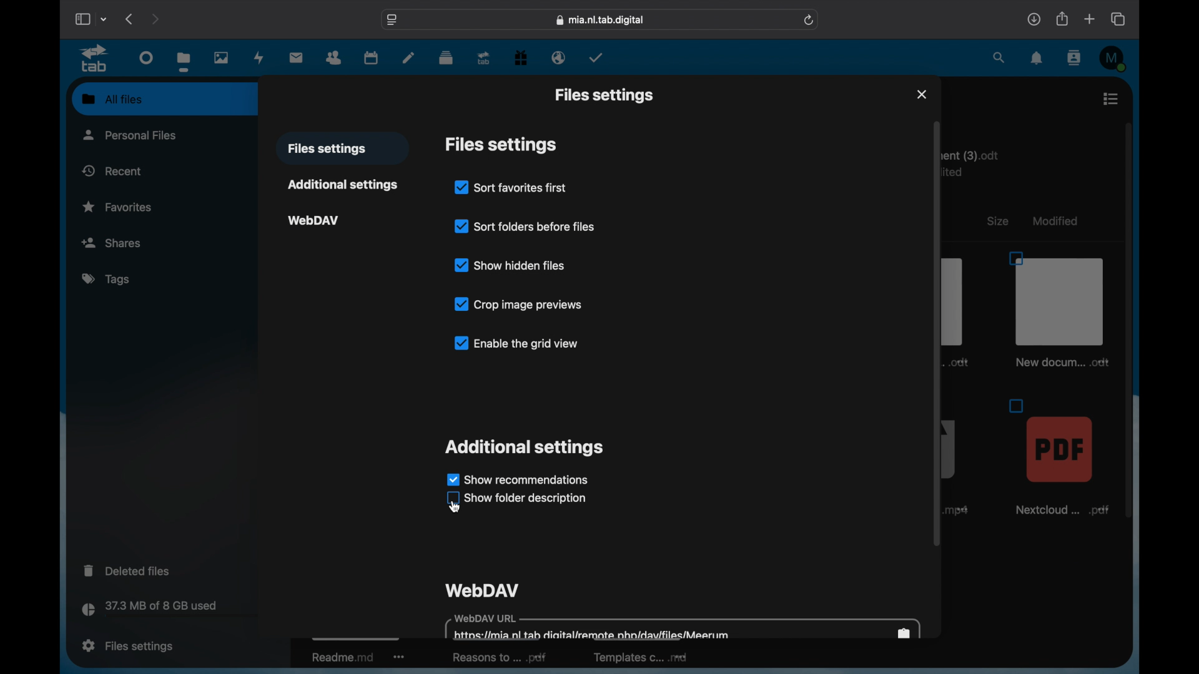  What do you see at coordinates (155, 20) in the screenshot?
I see `next` at bounding box center [155, 20].